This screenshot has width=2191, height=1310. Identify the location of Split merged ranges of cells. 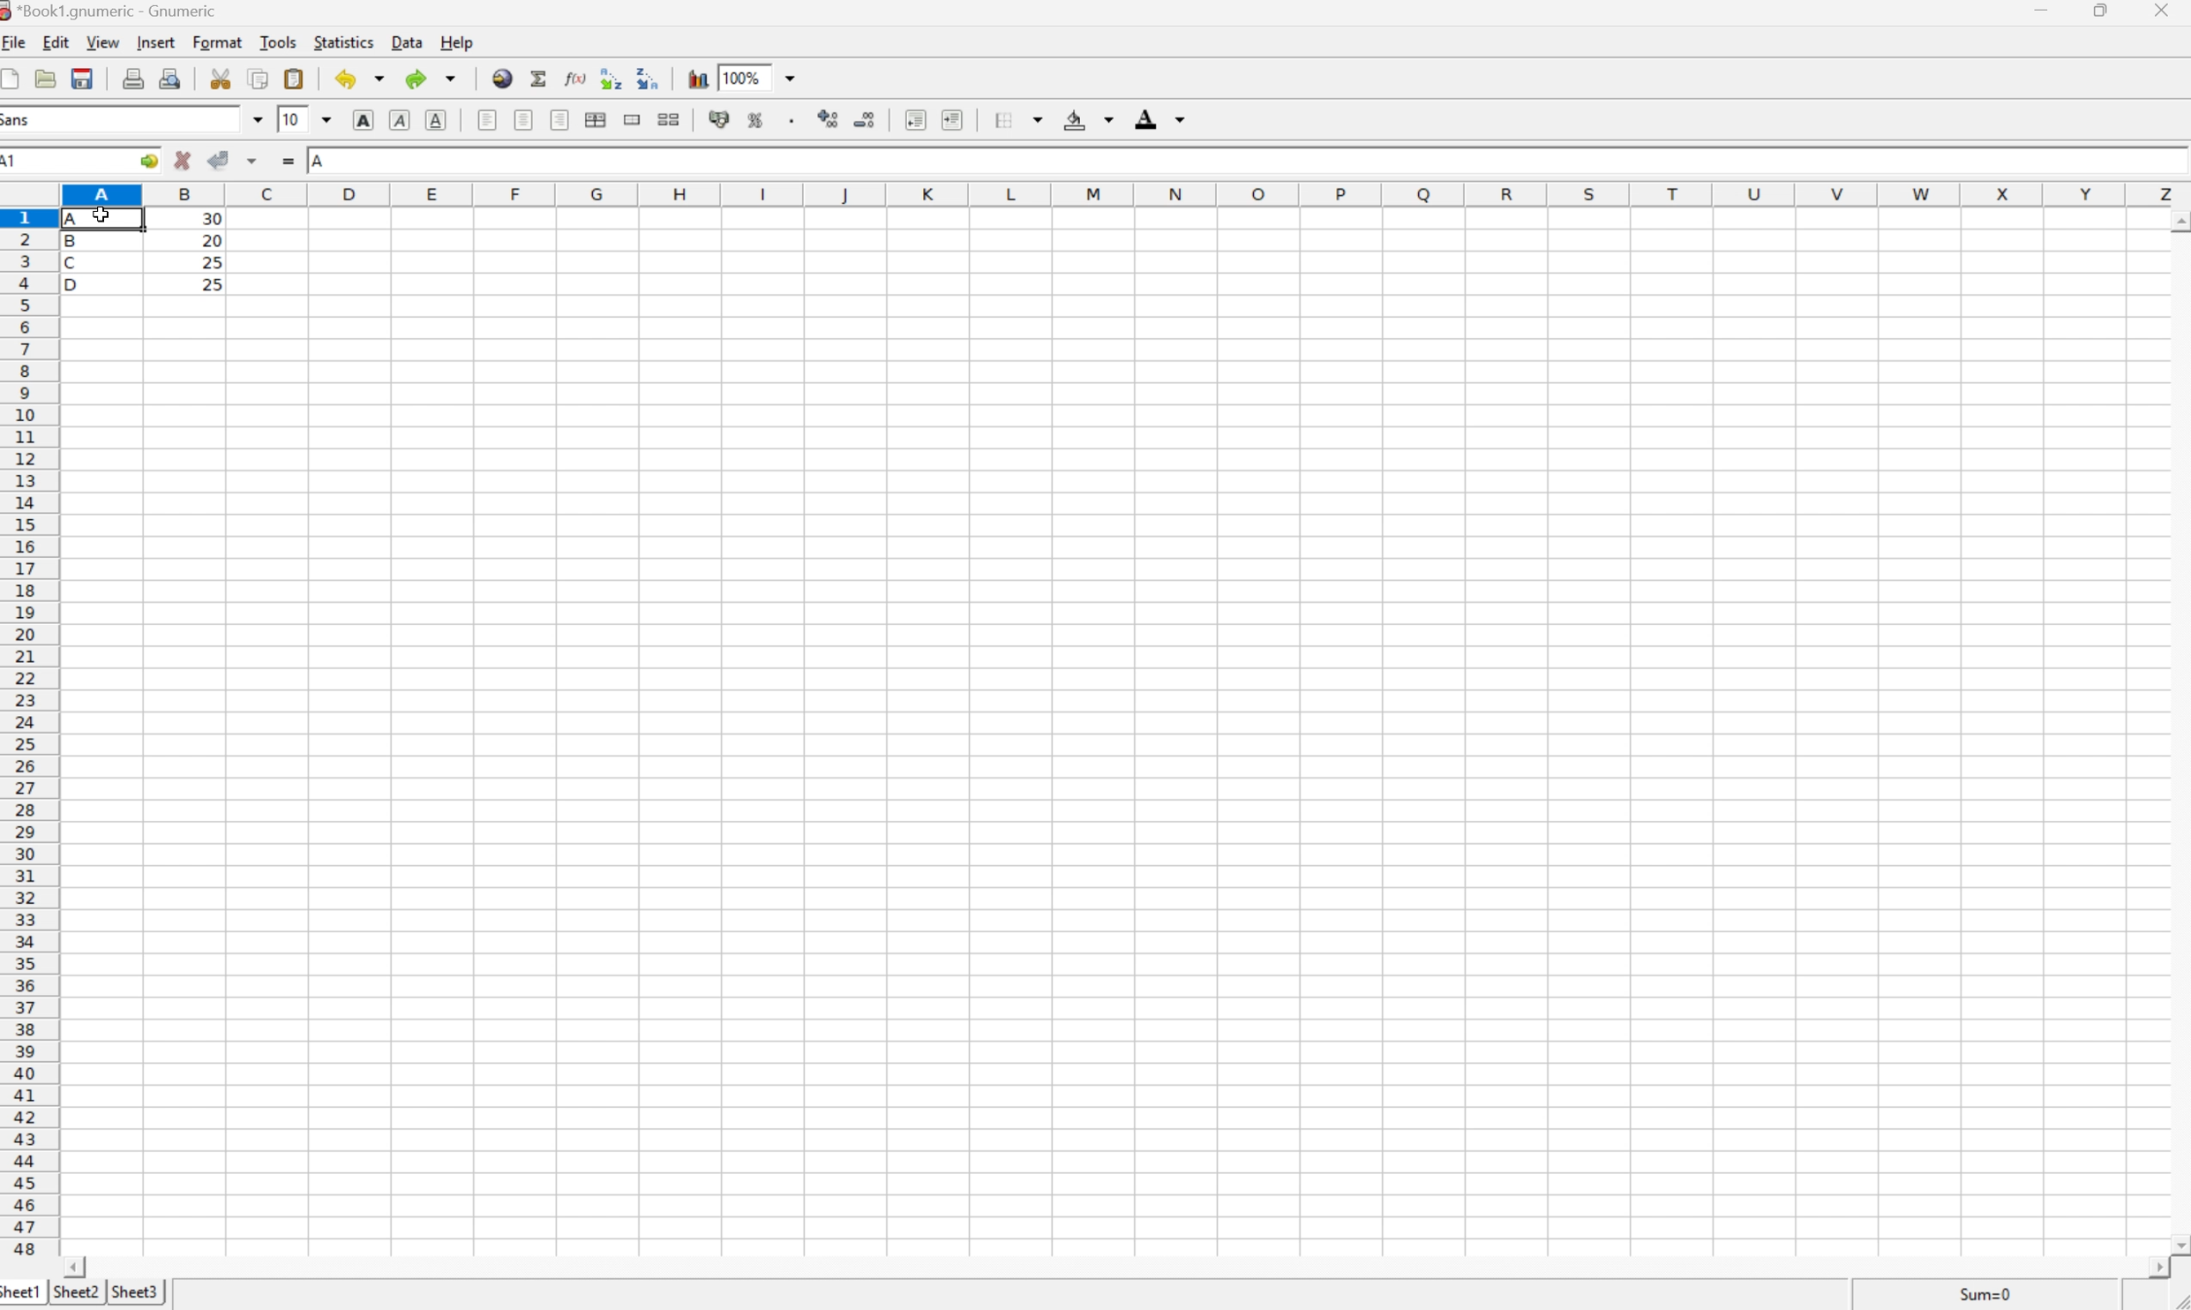
(667, 120).